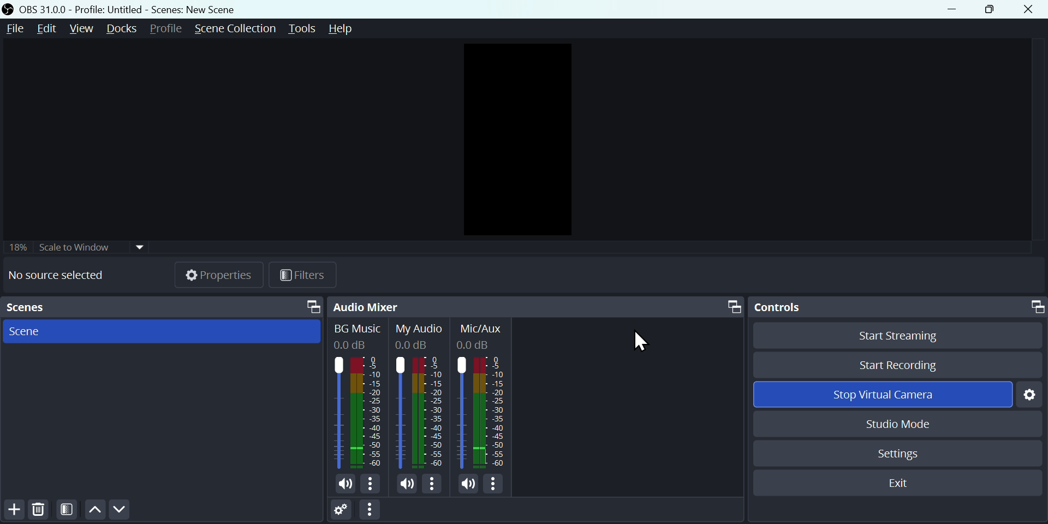 The height and width of the screenshot is (524, 1048). What do you see at coordinates (303, 277) in the screenshot?
I see `Filter` at bounding box center [303, 277].